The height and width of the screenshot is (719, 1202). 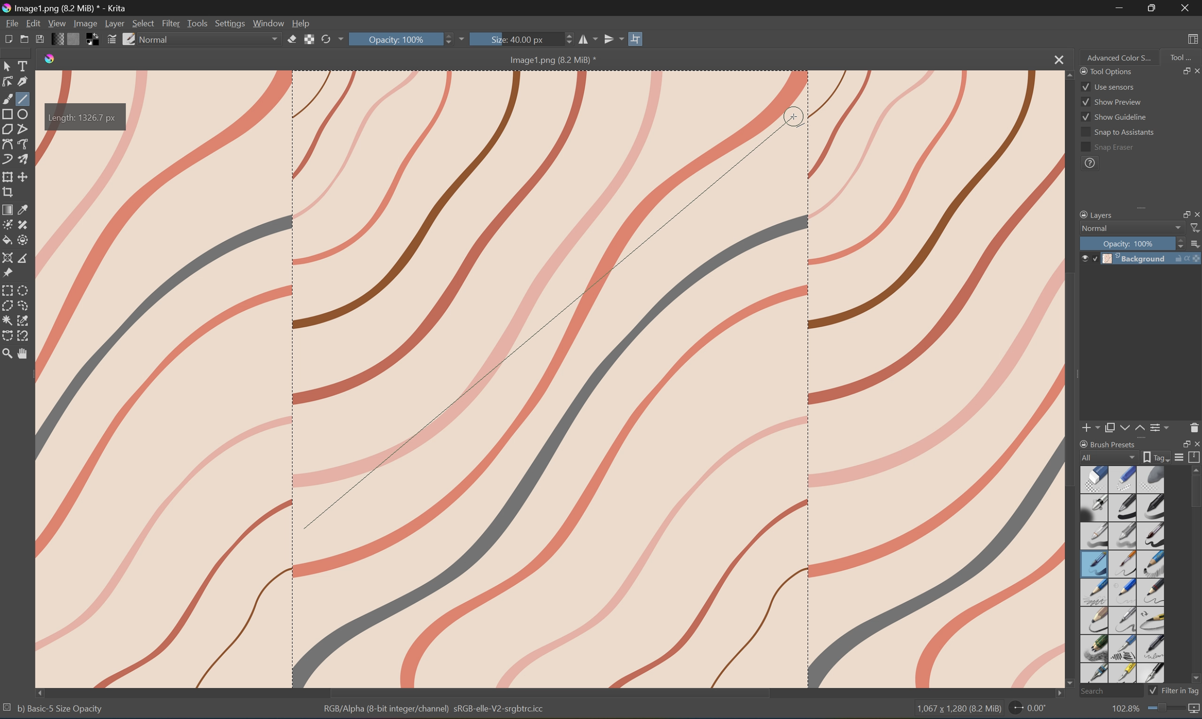 I want to click on Select, so click(x=143, y=23).